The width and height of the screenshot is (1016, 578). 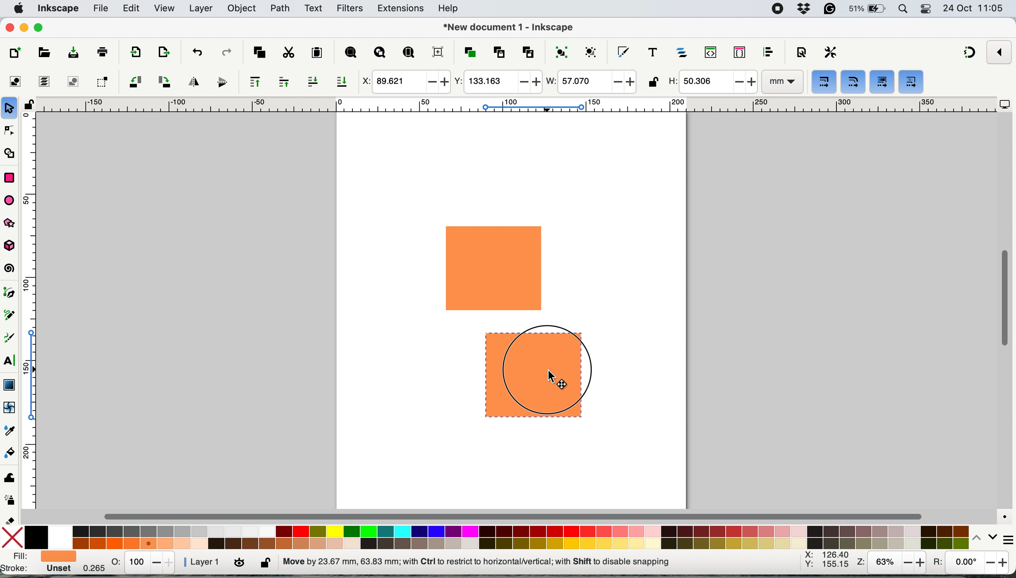 What do you see at coordinates (590, 83) in the screenshot?
I see `width` at bounding box center [590, 83].